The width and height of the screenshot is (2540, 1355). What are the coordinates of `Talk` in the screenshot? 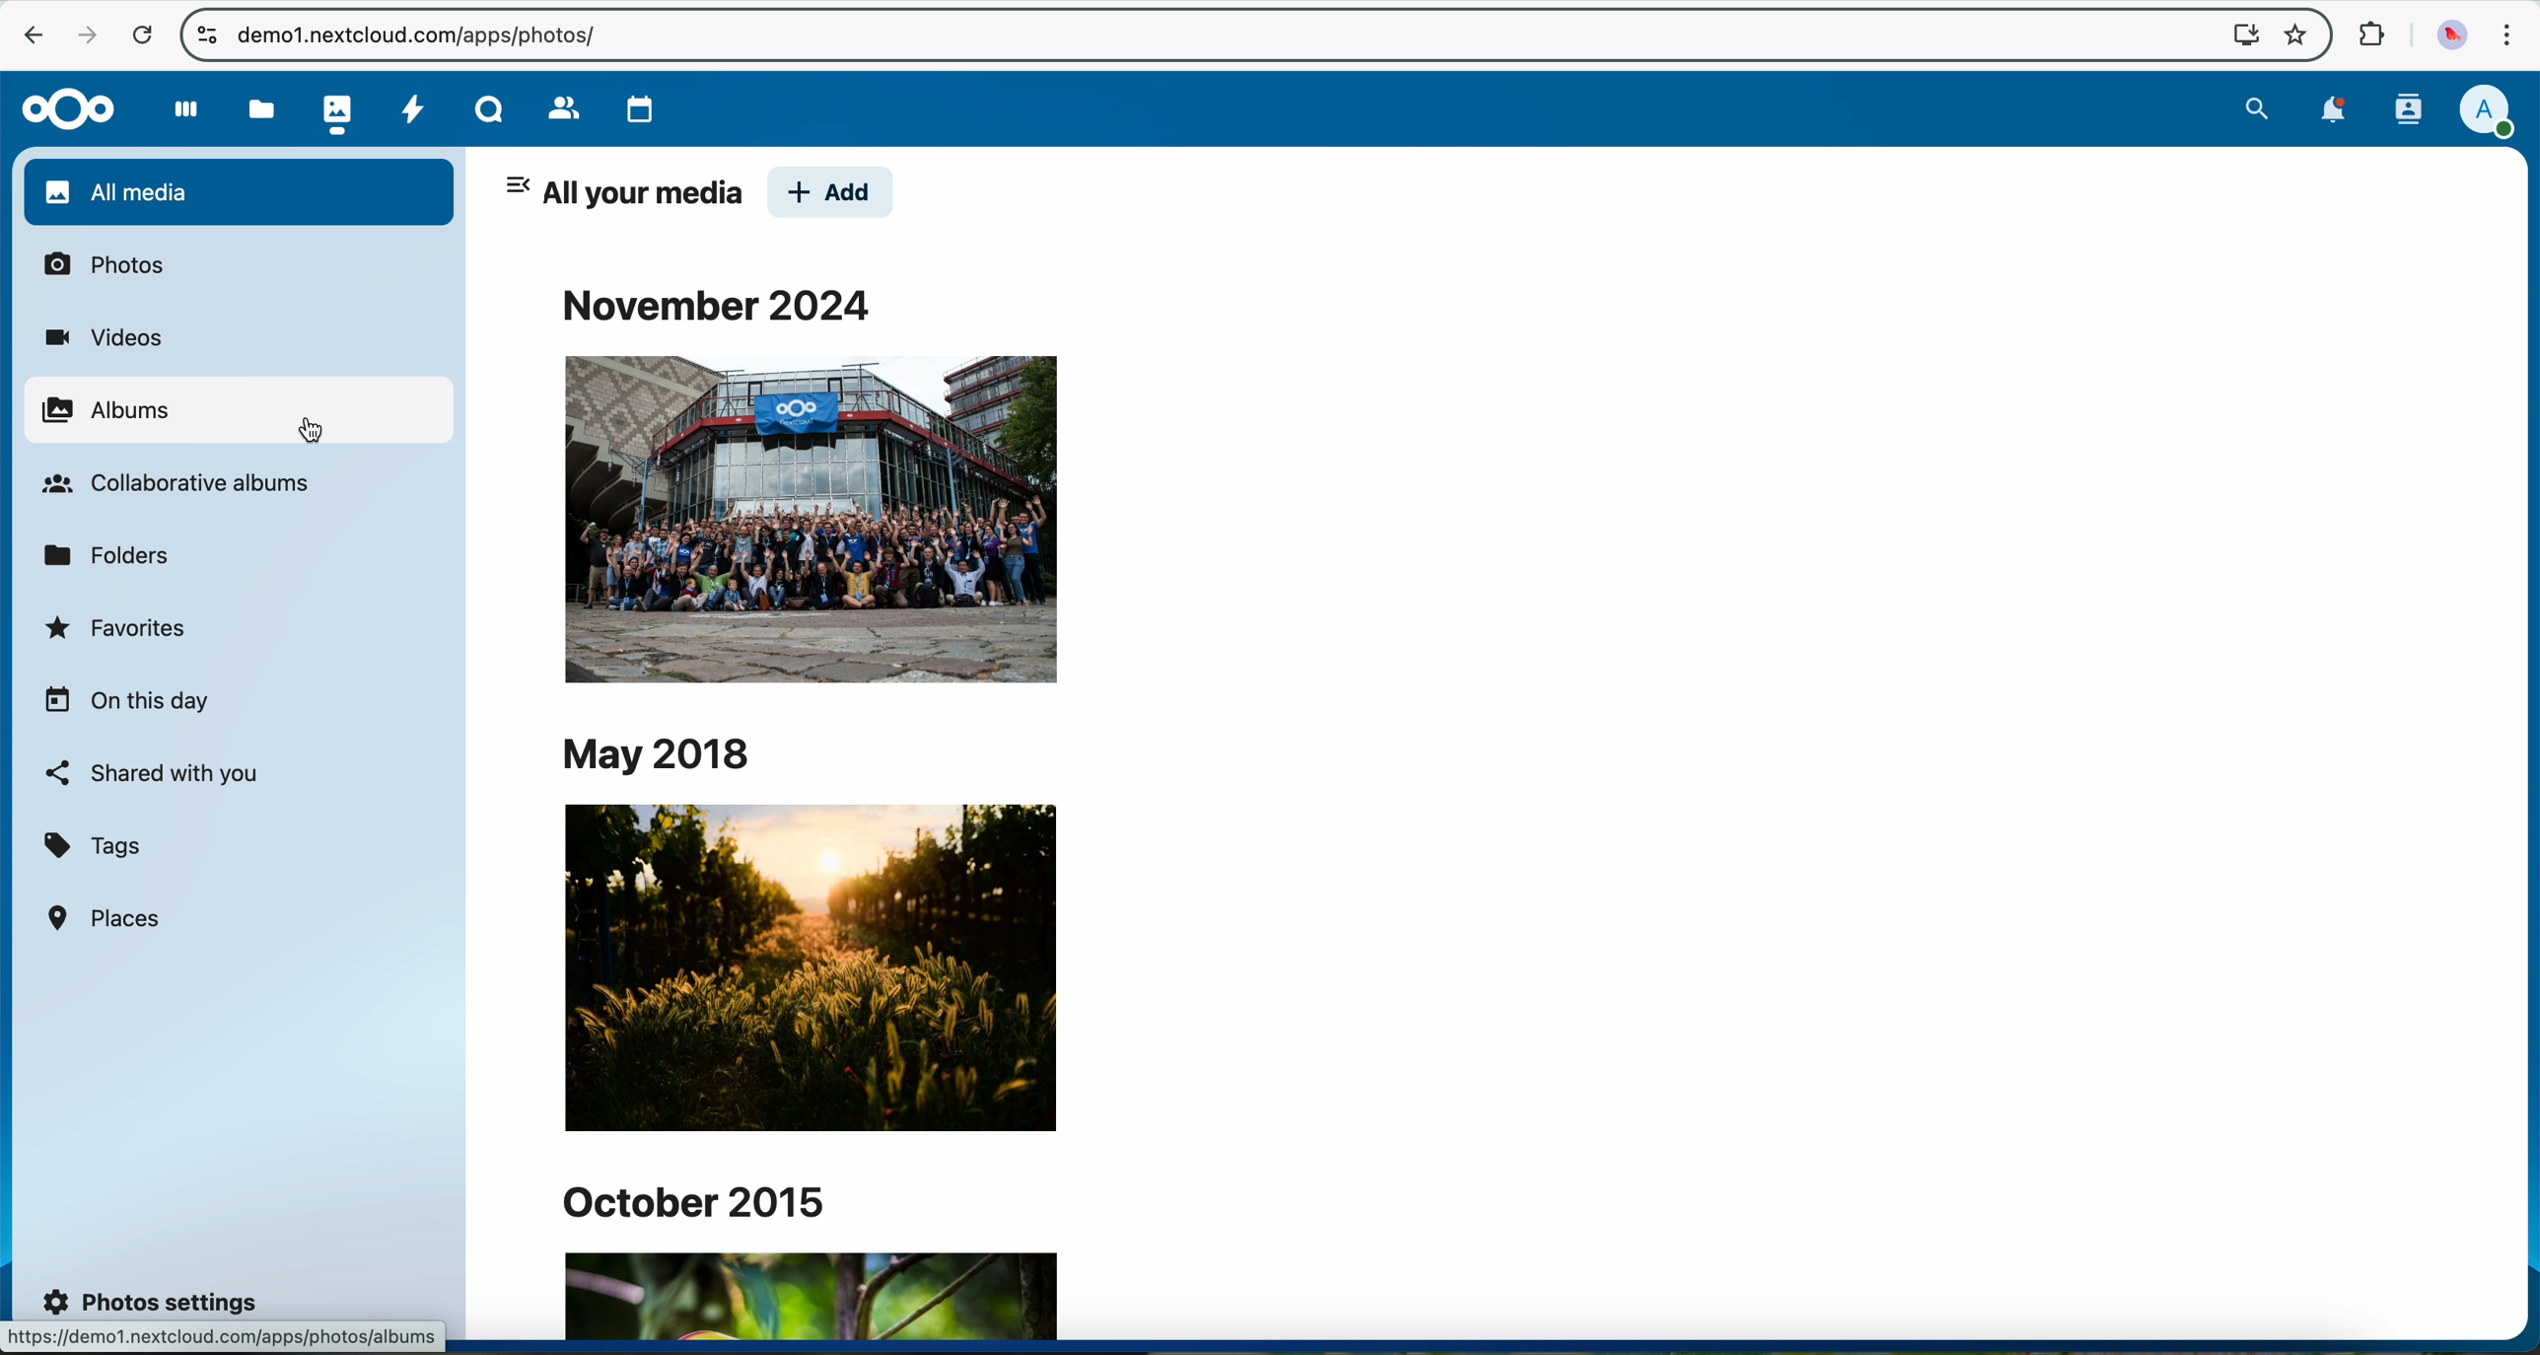 It's located at (488, 107).